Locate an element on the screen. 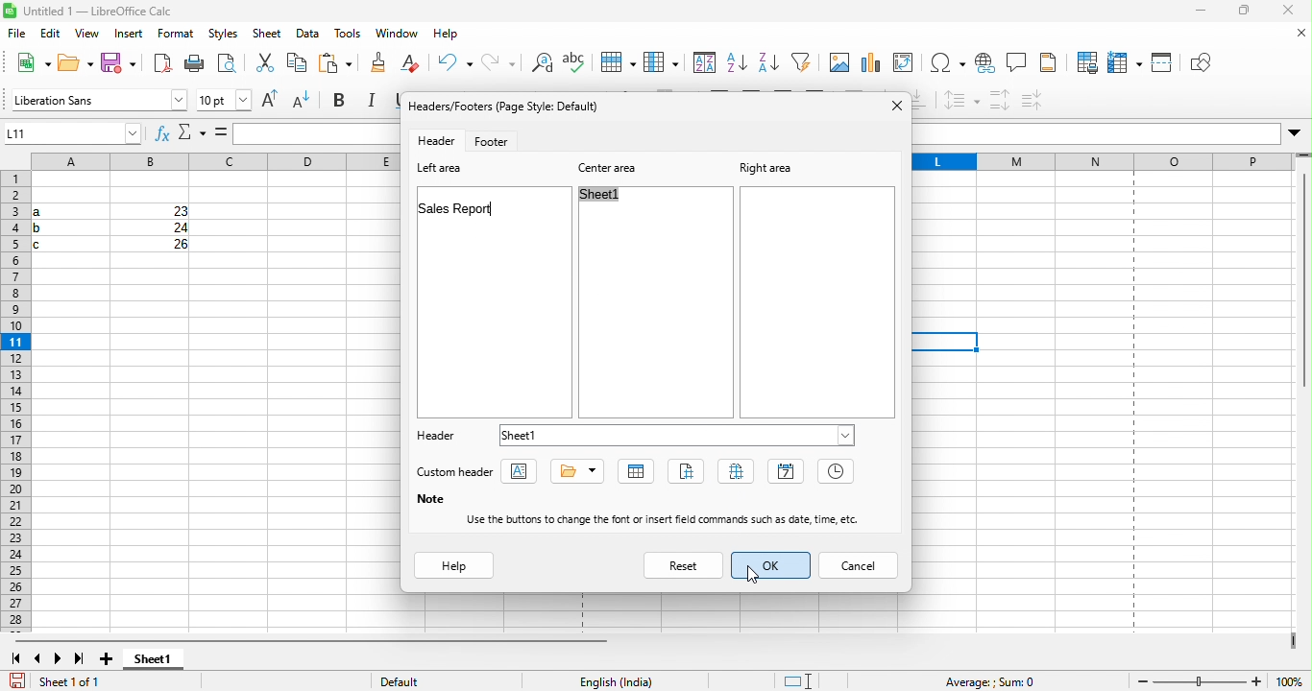 The height and width of the screenshot is (691, 1312). set line spacing  is located at coordinates (962, 101).